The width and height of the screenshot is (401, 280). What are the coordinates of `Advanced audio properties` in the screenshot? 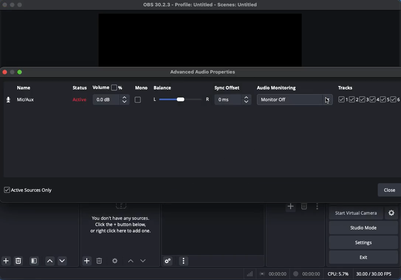 It's located at (205, 72).